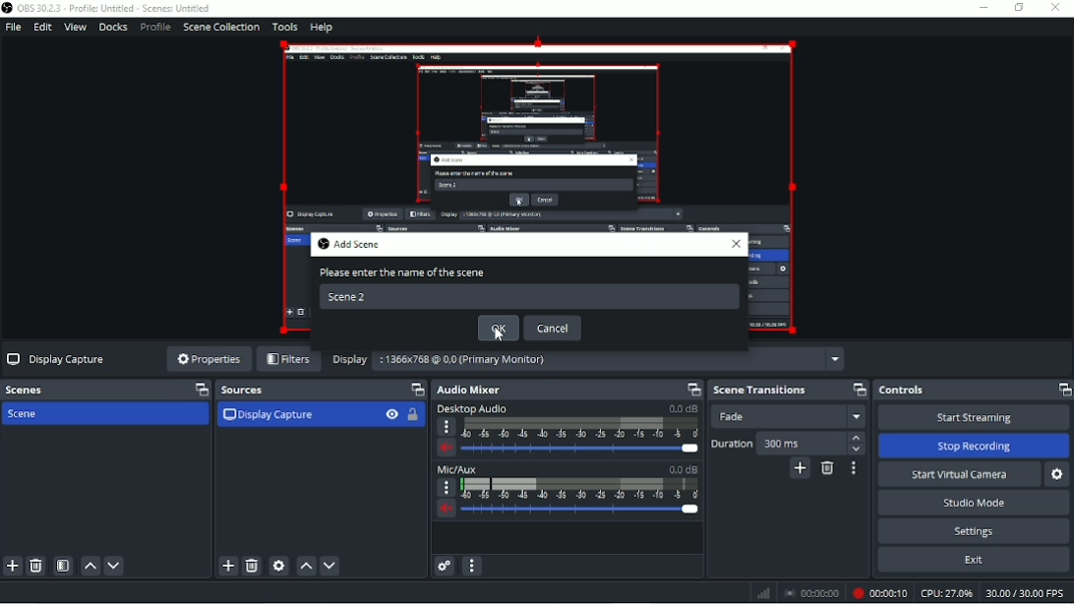 The height and width of the screenshot is (604, 1074). I want to click on Add configurable transition, so click(801, 470).